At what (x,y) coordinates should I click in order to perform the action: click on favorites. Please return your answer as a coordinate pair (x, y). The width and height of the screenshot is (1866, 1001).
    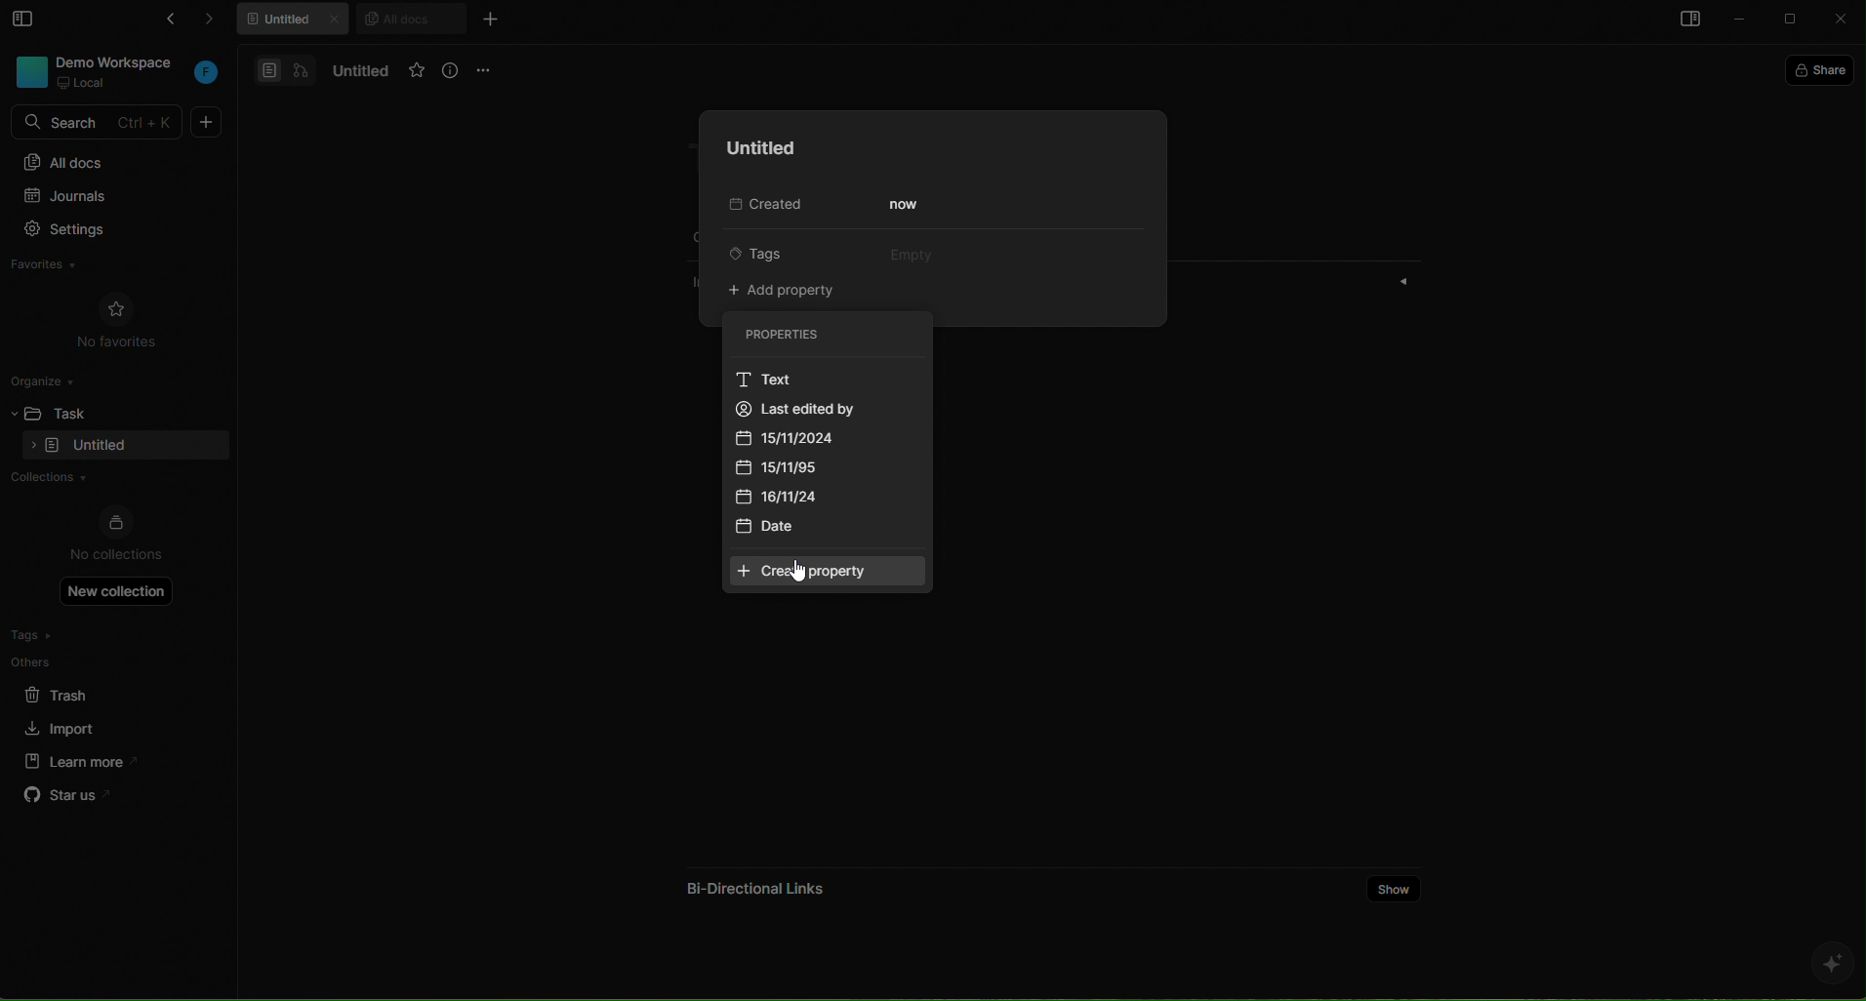
    Looking at the image, I should click on (417, 71).